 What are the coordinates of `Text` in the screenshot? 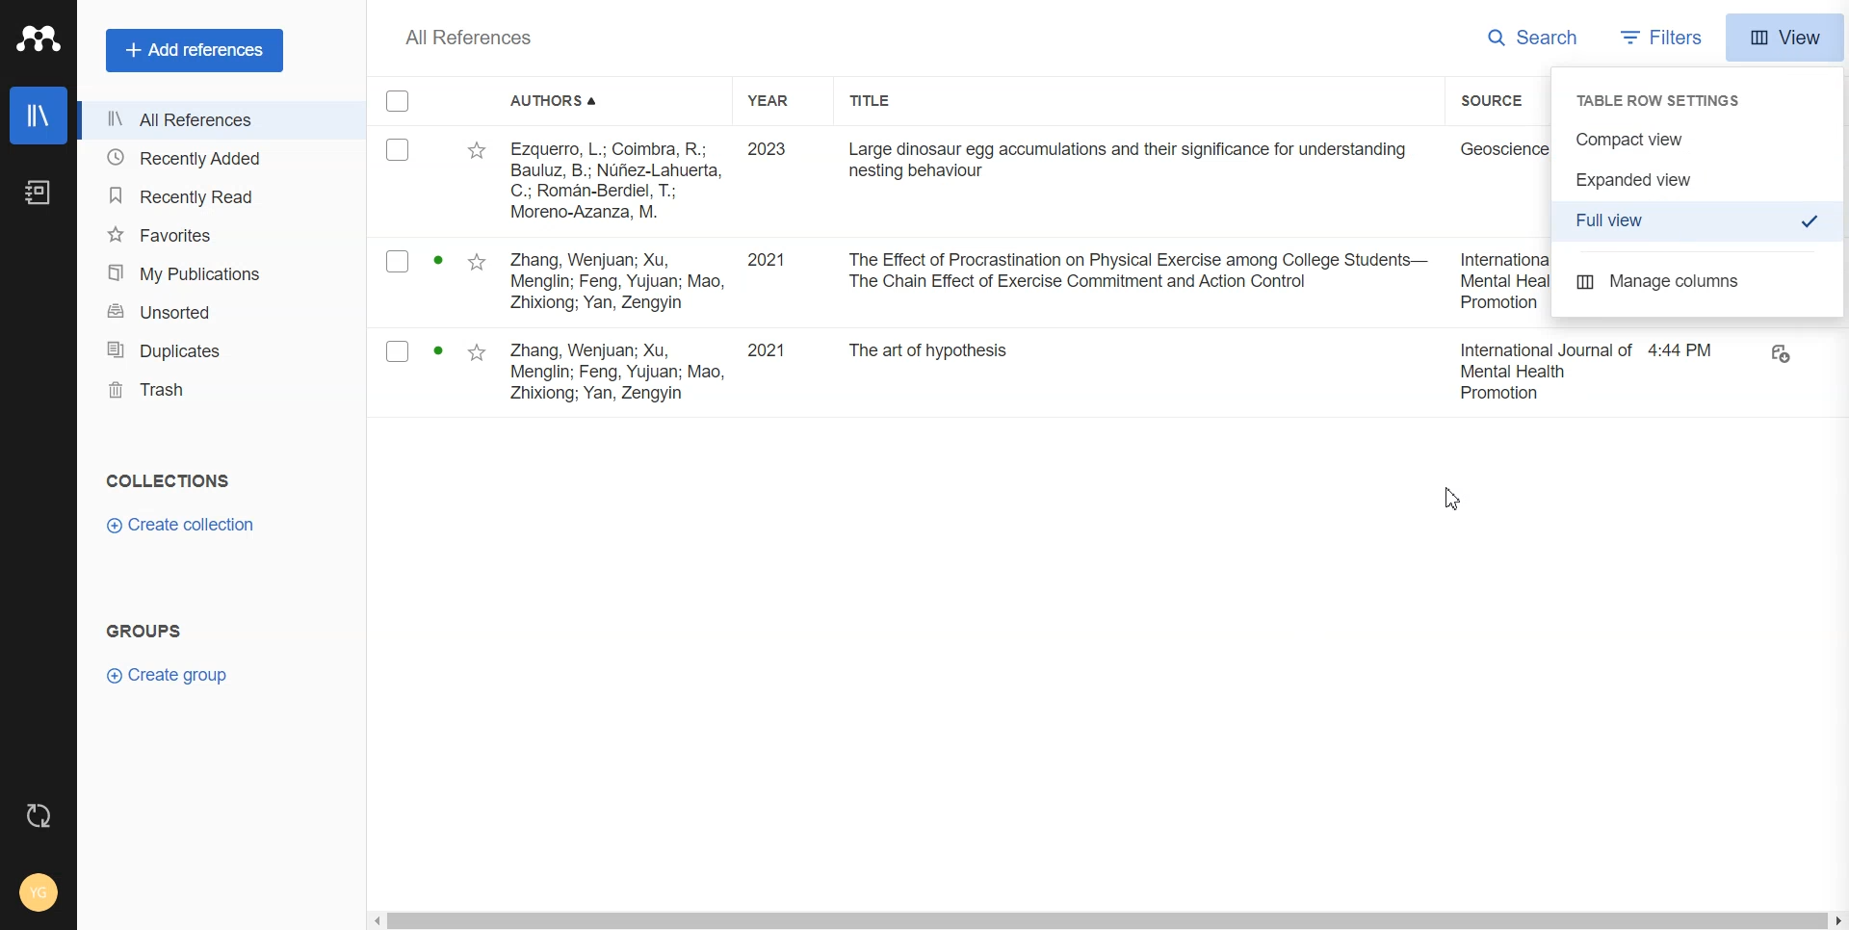 It's located at (1667, 99).